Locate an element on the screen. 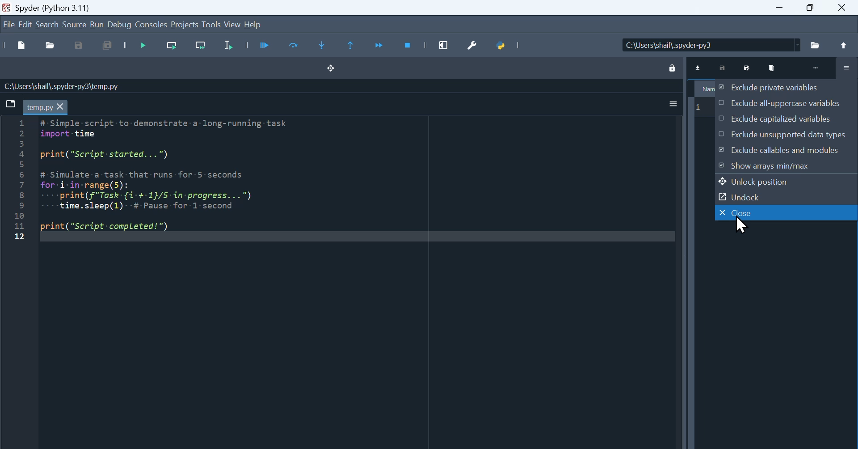 Image resolution: width=858 pixels, height=449 pixels. Close is located at coordinates (842, 8).